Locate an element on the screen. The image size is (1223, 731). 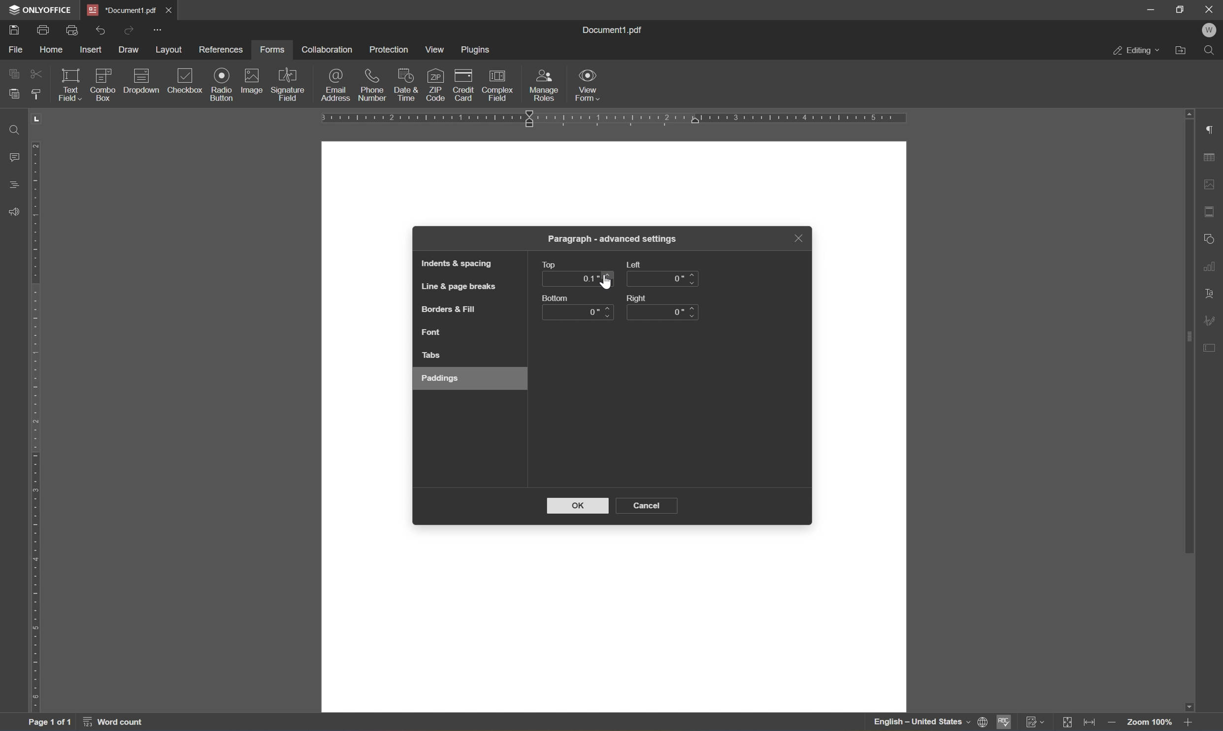
date & time is located at coordinates (405, 83).